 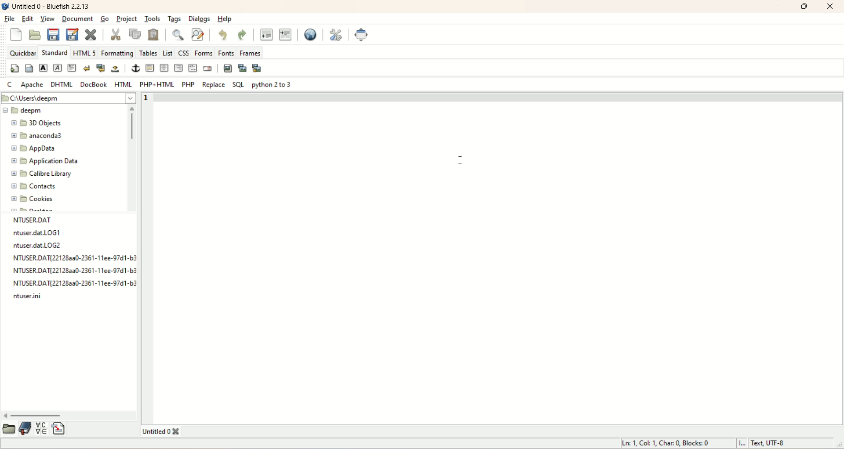 I want to click on advance find and replace, so click(x=197, y=35).